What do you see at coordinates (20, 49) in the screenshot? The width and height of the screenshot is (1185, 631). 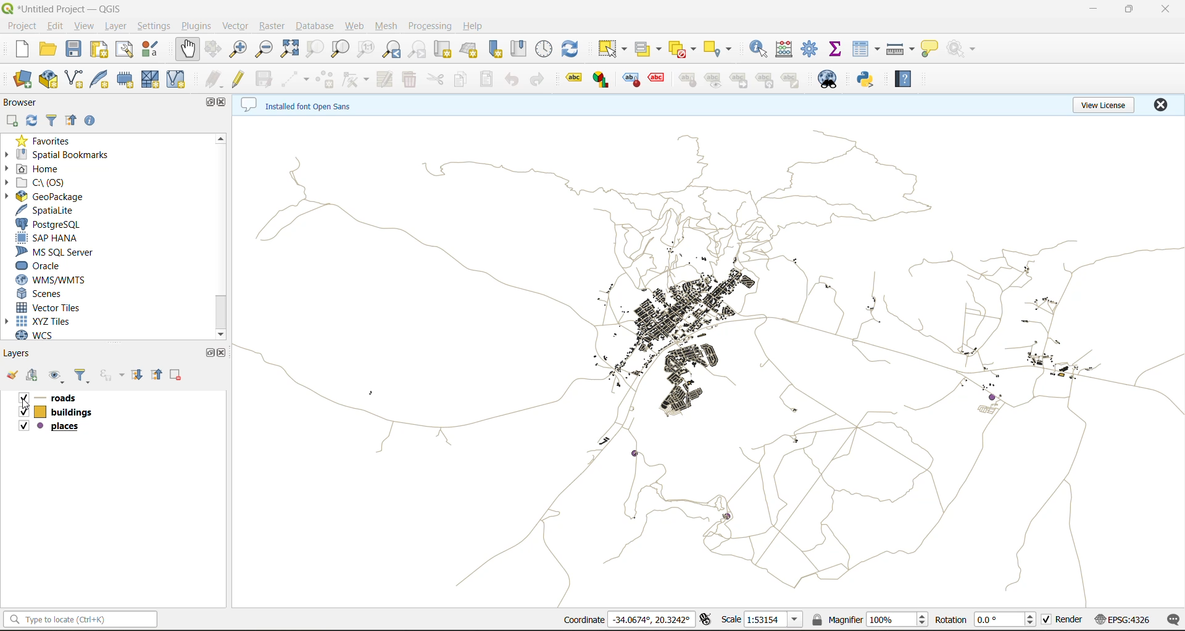 I see `new` at bounding box center [20, 49].